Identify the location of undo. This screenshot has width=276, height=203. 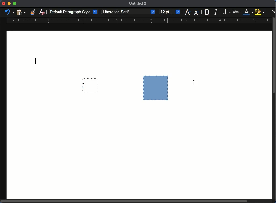
(9, 12).